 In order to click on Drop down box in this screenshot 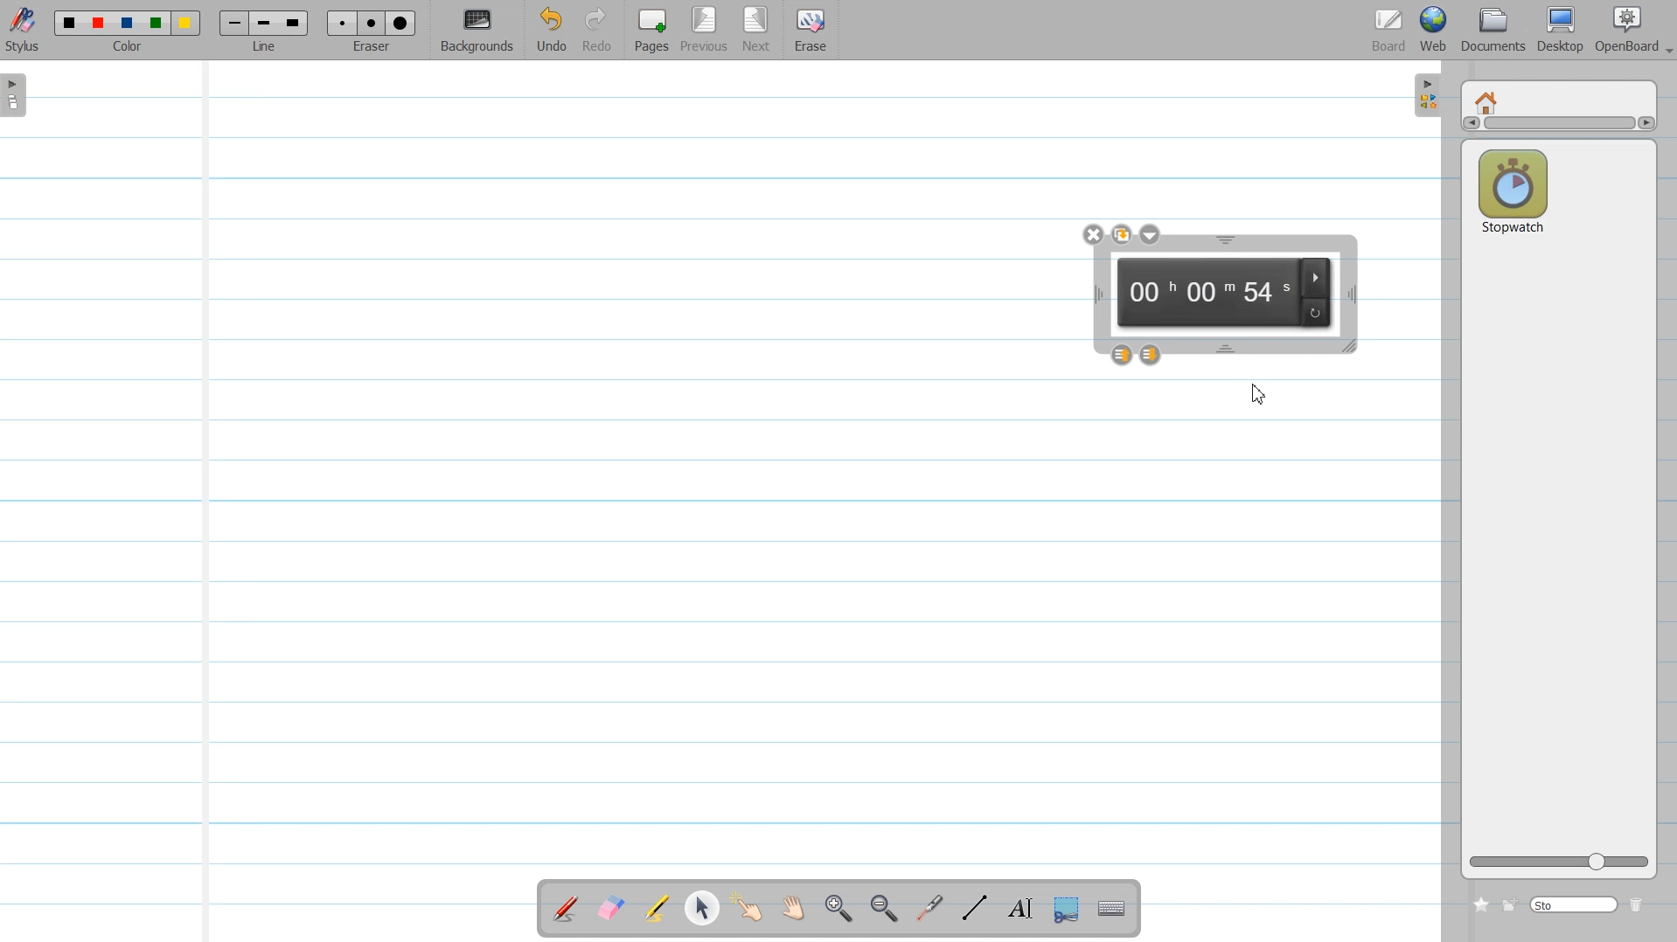, I will do `click(1667, 44)`.